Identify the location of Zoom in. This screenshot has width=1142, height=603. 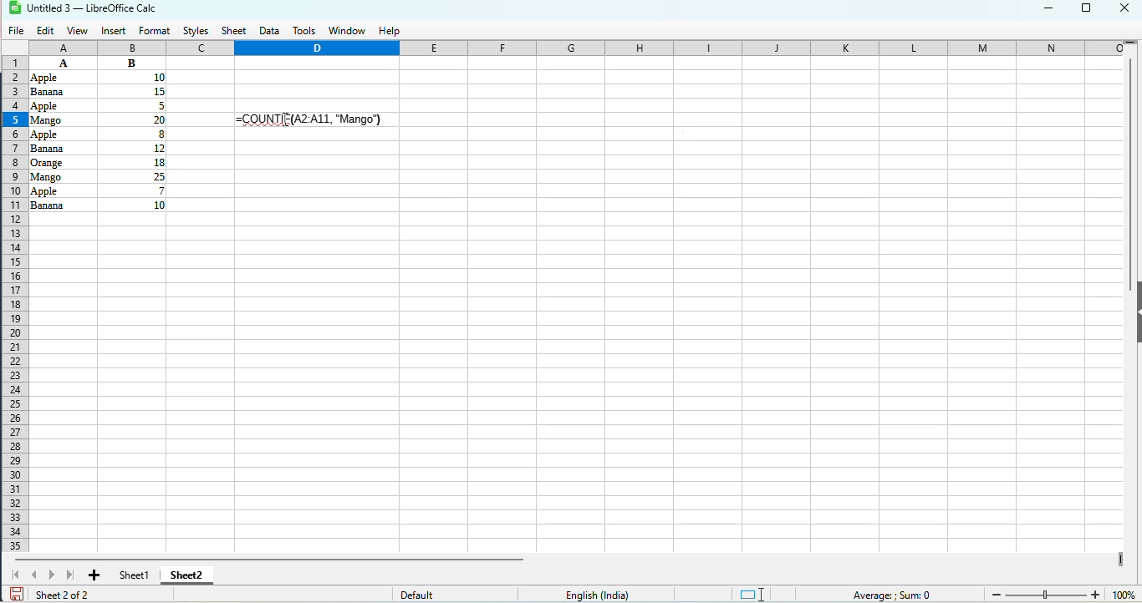
(1094, 593).